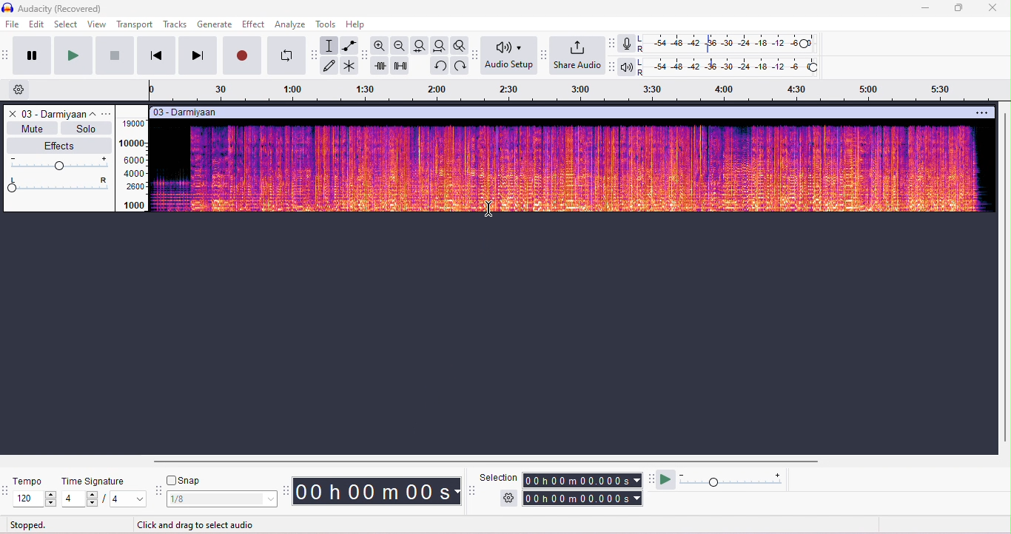  What do you see at coordinates (197, 55) in the screenshot?
I see `next` at bounding box center [197, 55].